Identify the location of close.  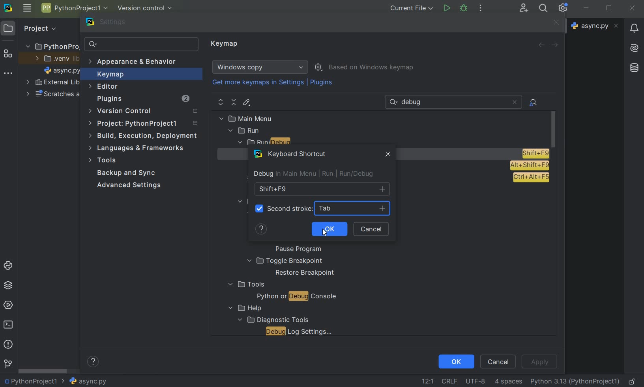
(632, 8).